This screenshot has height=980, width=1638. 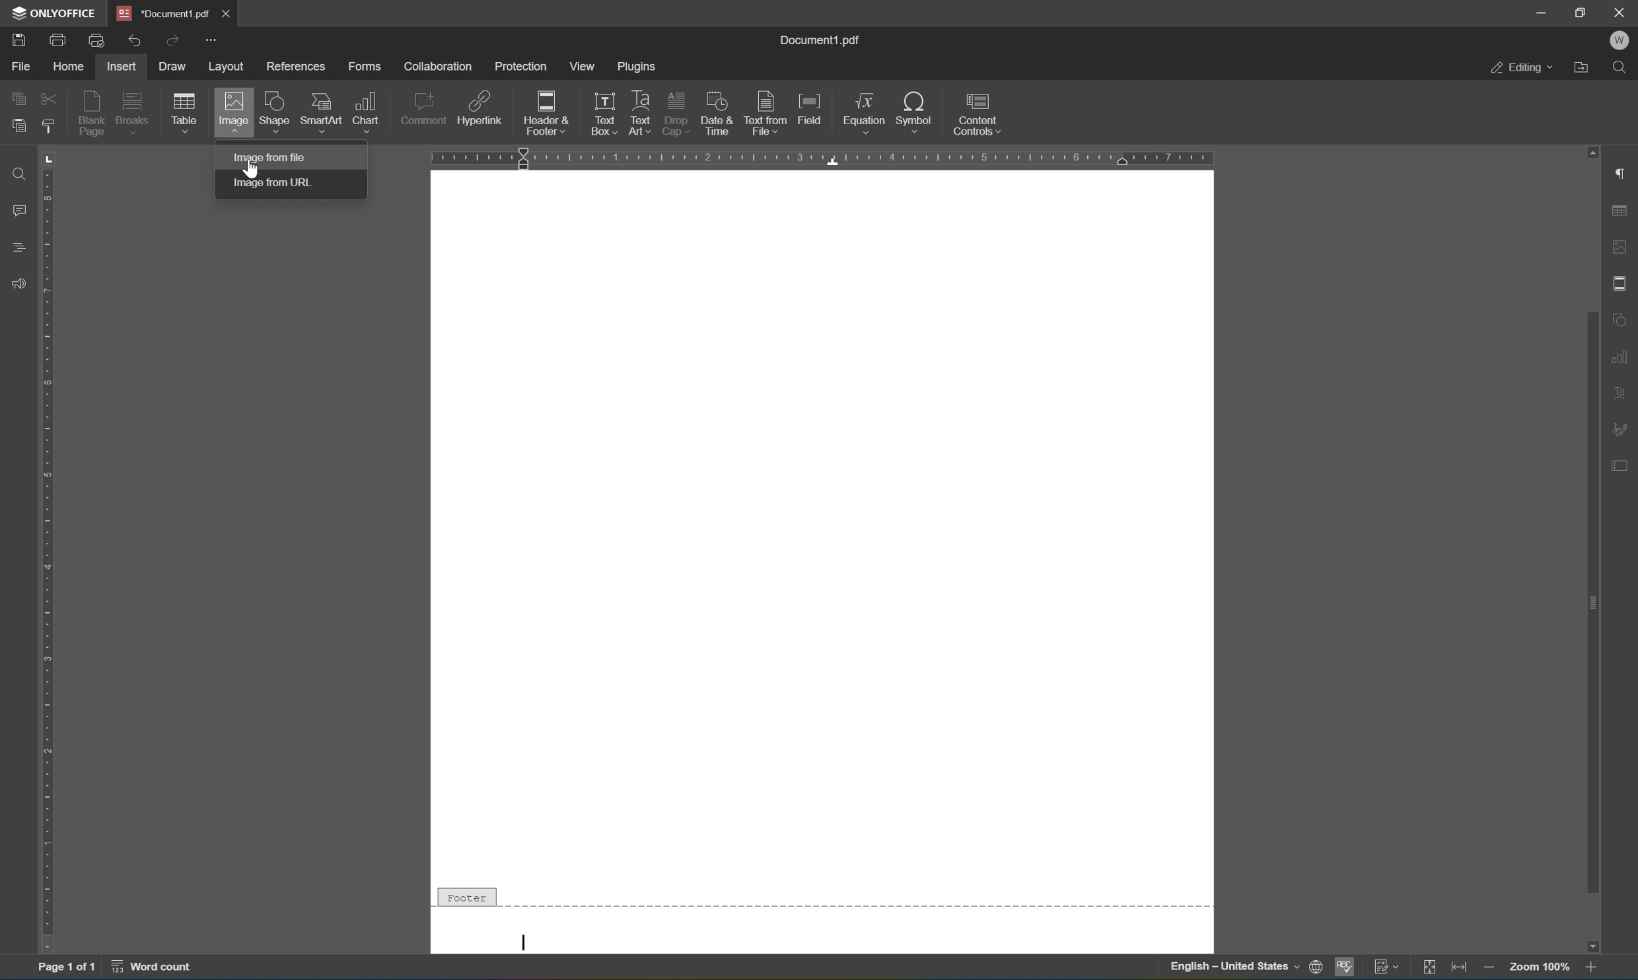 What do you see at coordinates (277, 181) in the screenshot?
I see `image from url` at bounding box center [277, 181].